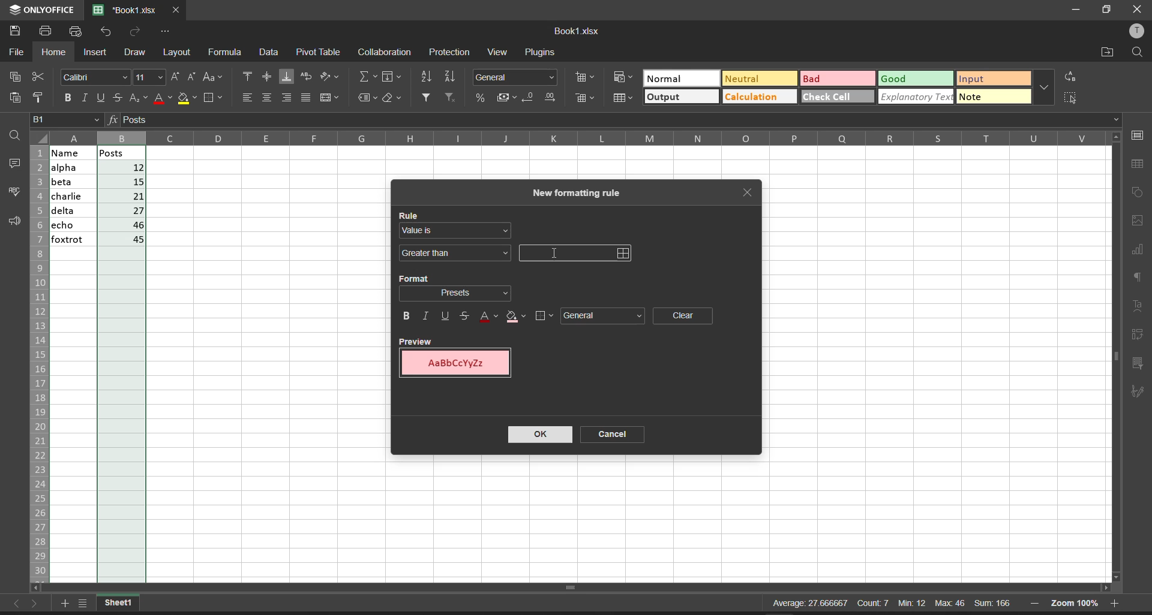  I want to click on maximize, so click(1108, 10).